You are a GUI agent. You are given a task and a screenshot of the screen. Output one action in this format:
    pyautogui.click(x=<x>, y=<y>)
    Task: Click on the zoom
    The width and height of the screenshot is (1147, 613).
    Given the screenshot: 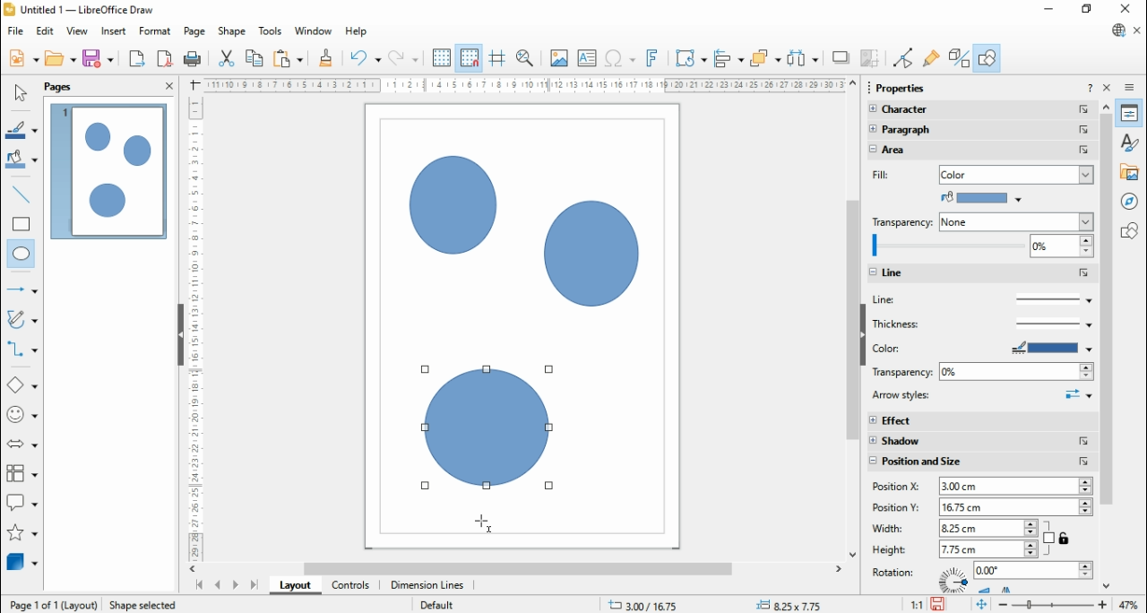 What is the action you would take?
    pyautogui.click(x=980, y=248)
    